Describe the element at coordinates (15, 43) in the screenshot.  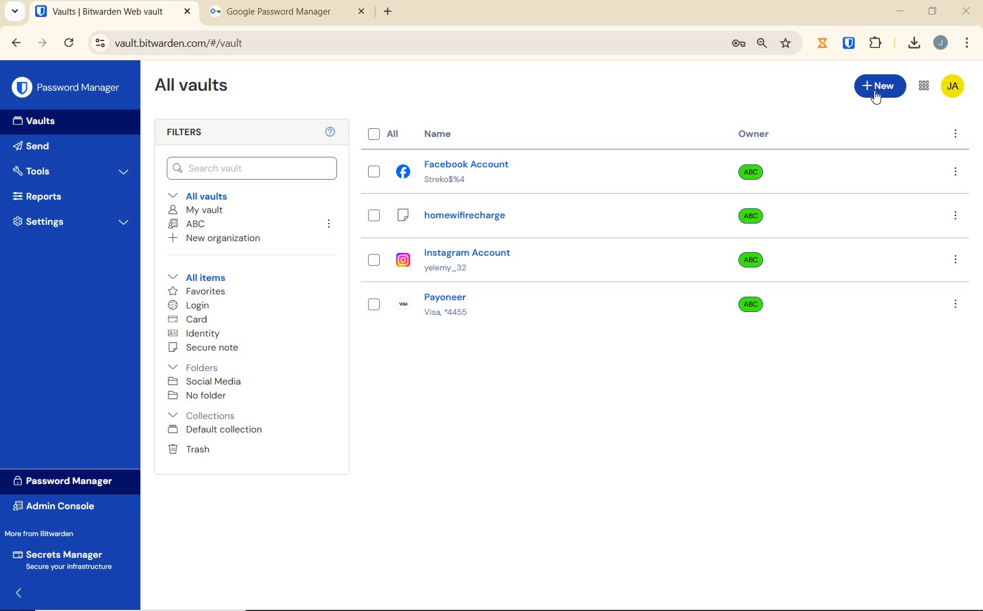
I see `backward` at that location.